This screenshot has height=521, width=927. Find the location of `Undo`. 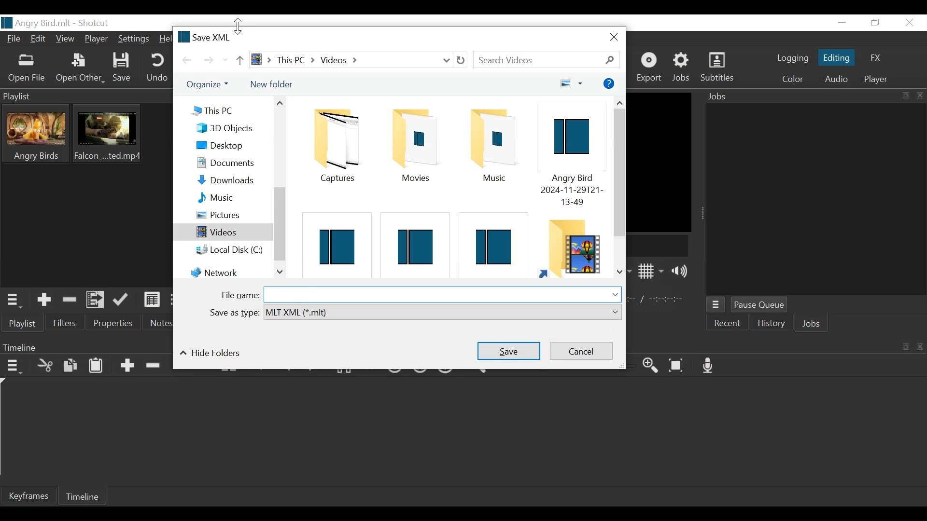

Undo is located at coordinates (156, 68).